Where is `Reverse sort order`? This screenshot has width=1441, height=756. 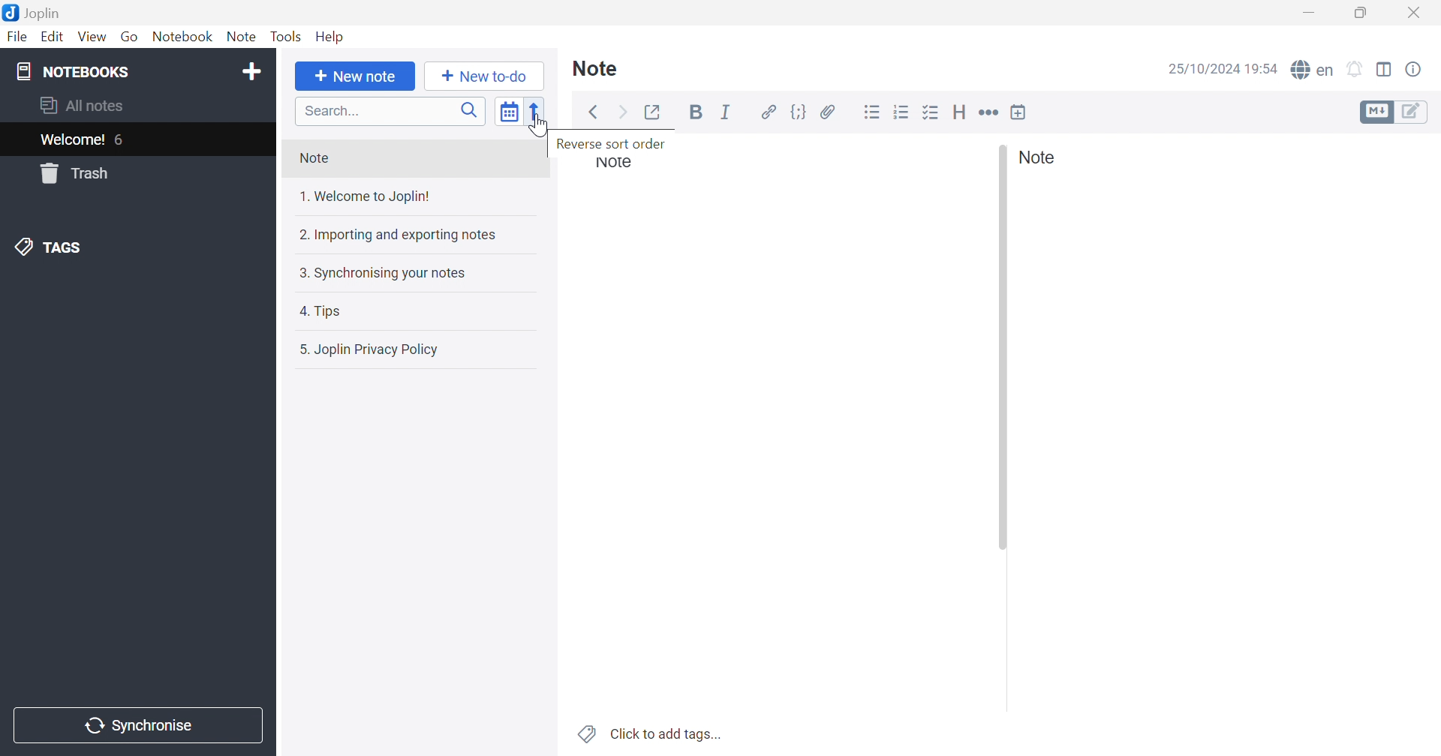 Reverse sort order is located at coordinates (615, 144).